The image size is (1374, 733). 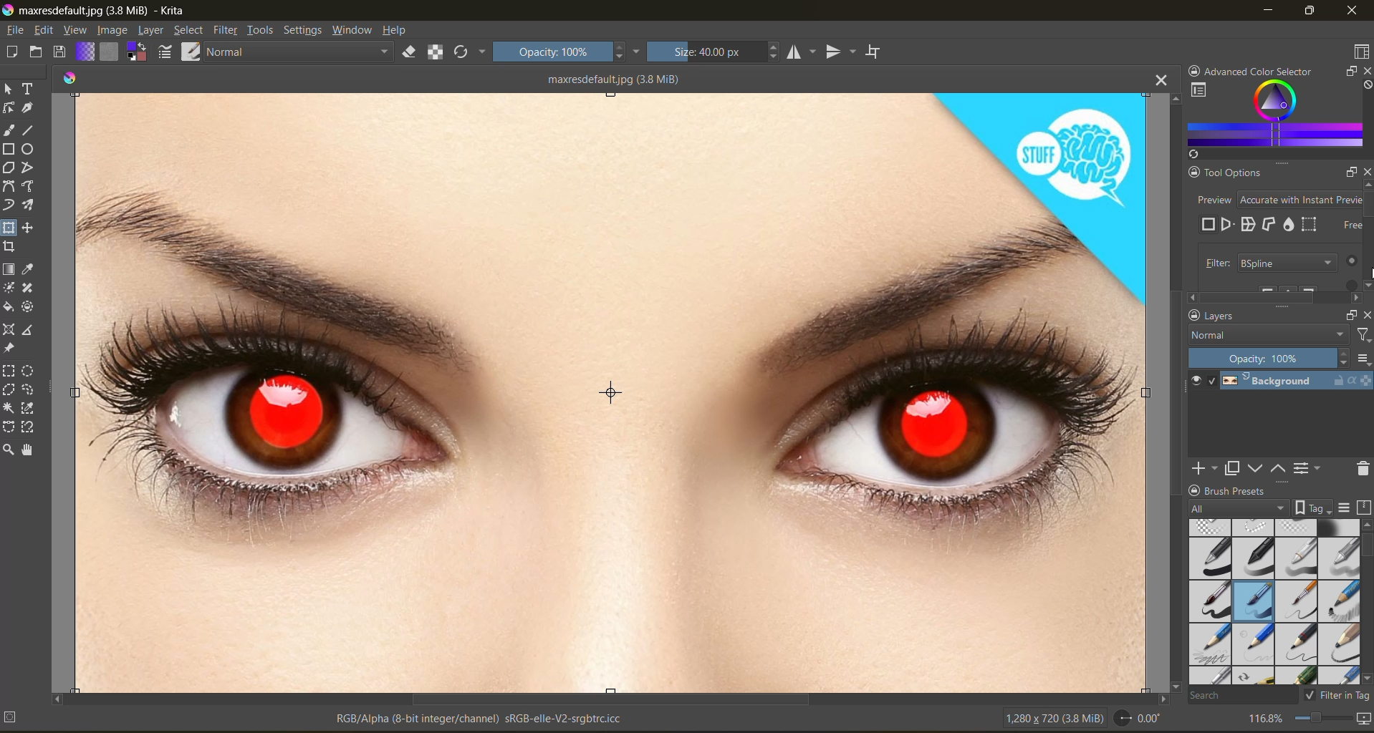 I want to click on layer, so click(x=1299, y=382).